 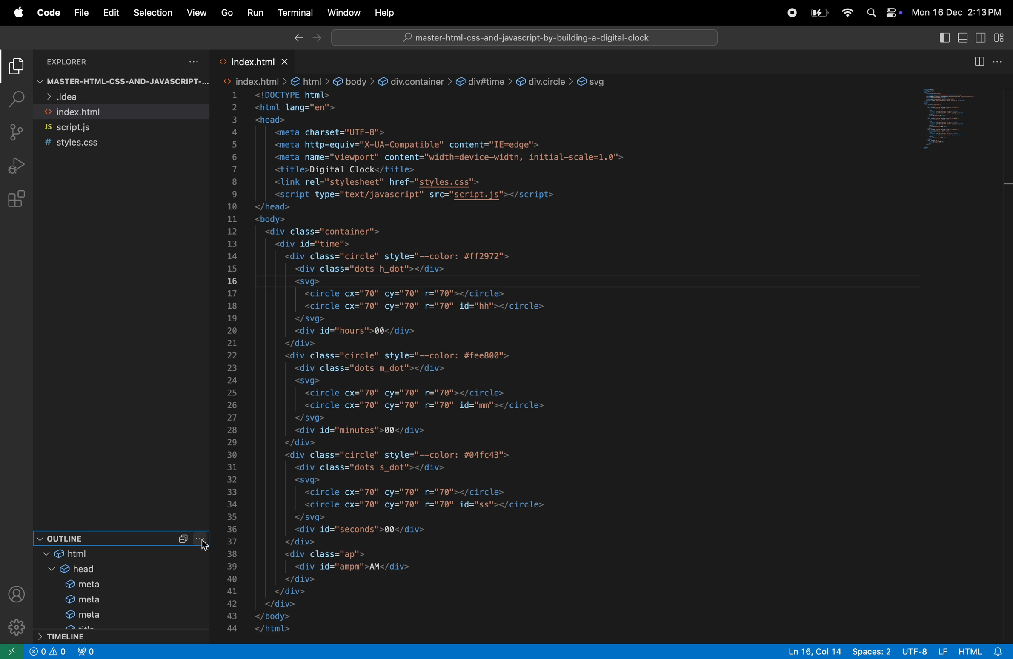 What do you see at coordinates (892, 12) in the screenshot?
I see `apple widgets` at bounding box center [892, 12].